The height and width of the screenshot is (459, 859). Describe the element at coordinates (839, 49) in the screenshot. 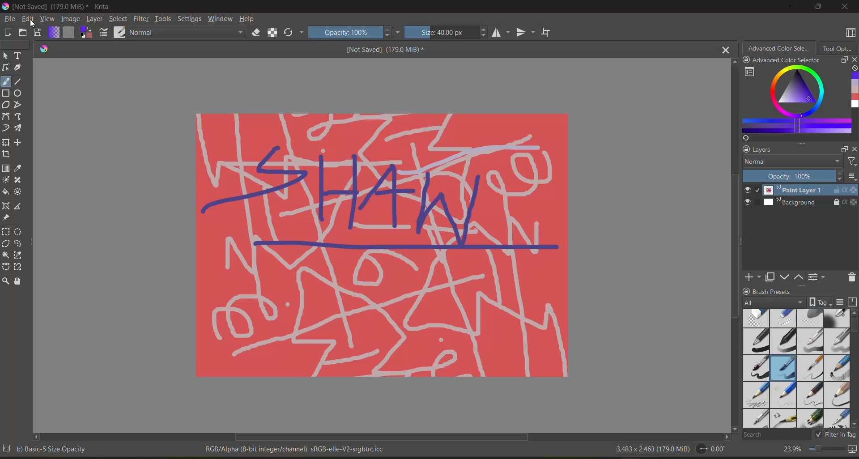

I see `tool options` at that location.